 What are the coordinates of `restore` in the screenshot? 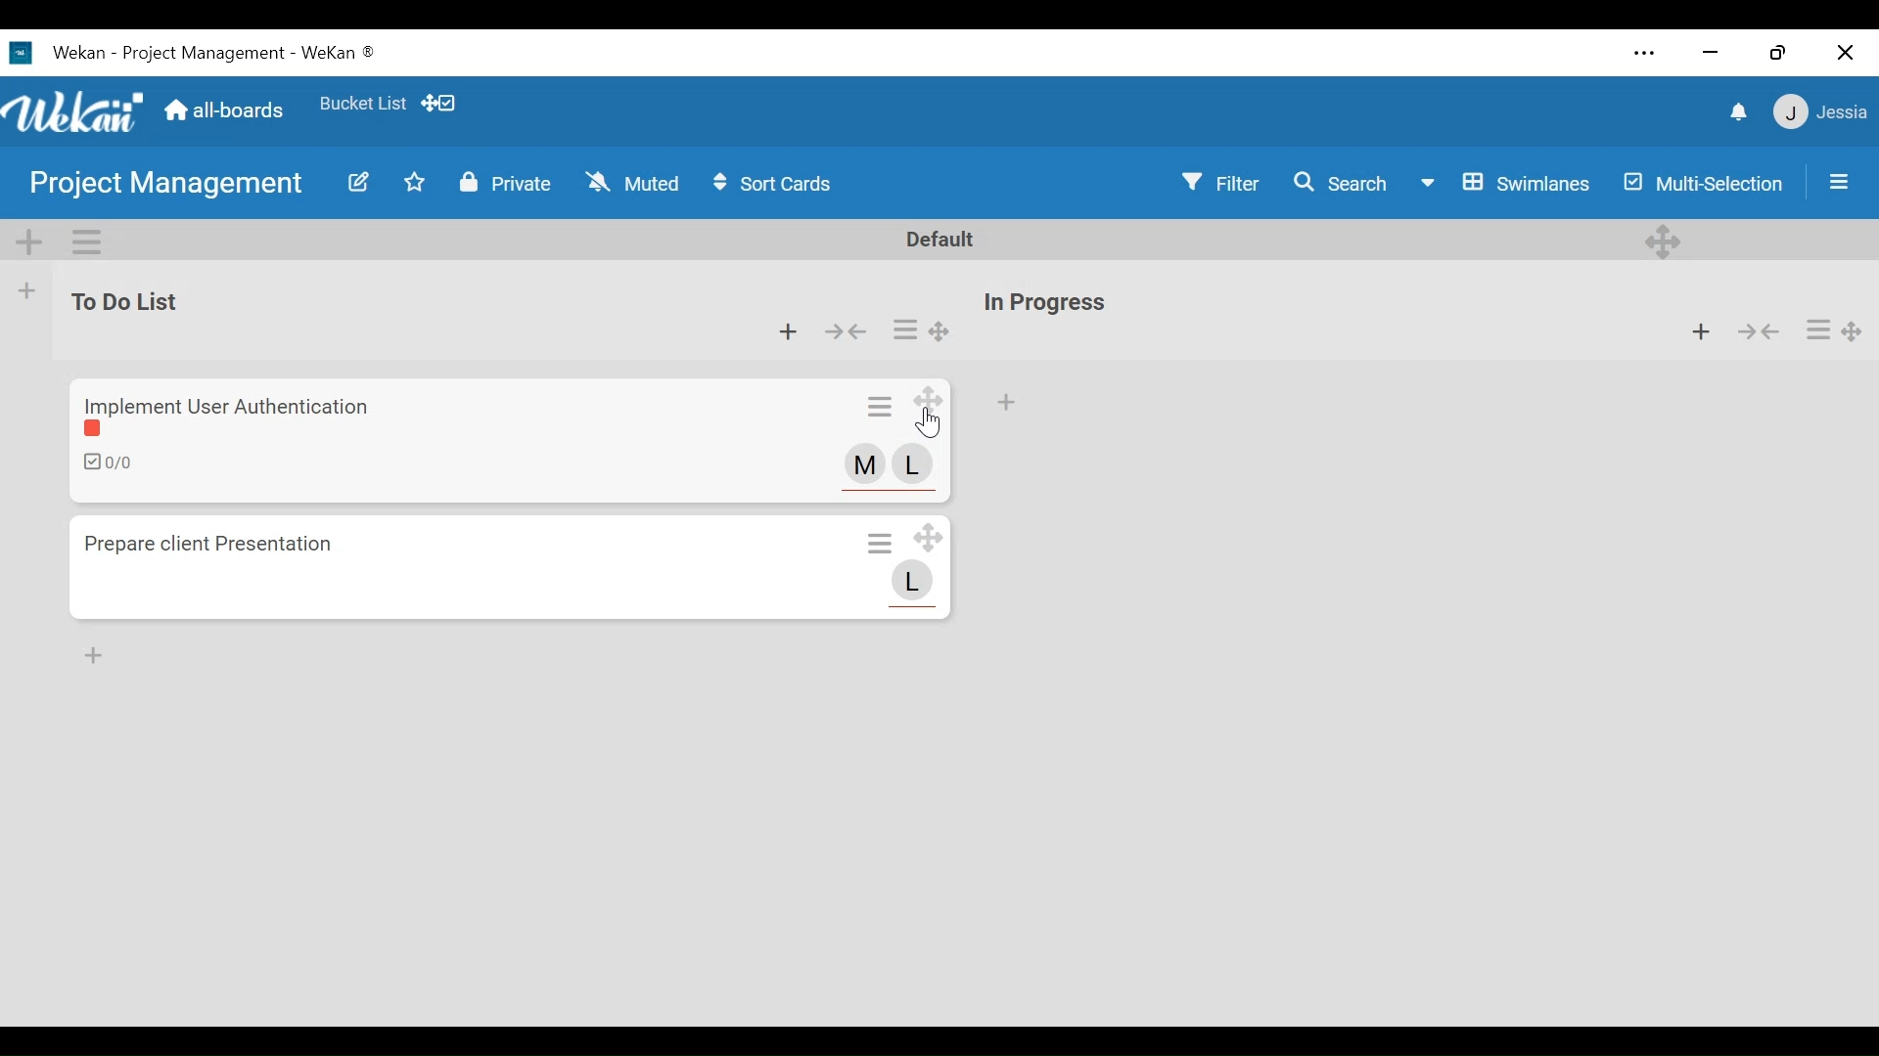 It's located at (1780, 52).